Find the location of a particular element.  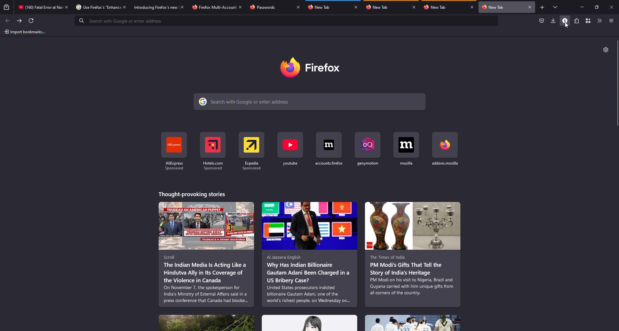

close is located at coordinates (66, 7).